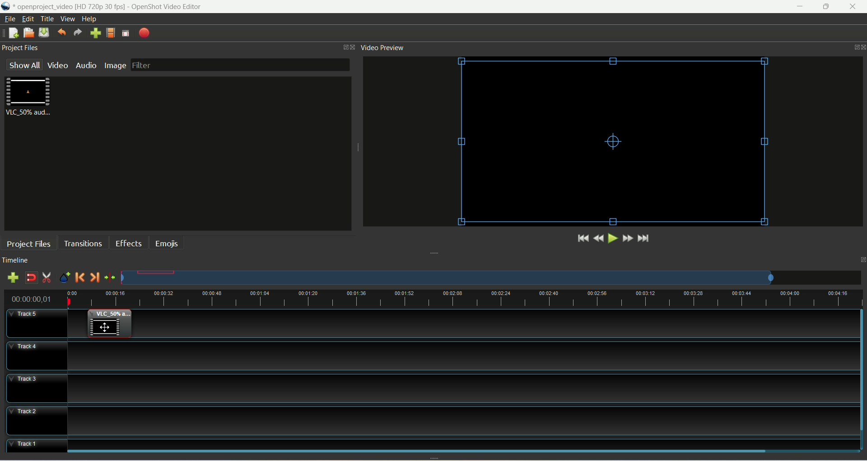  I want to click on play, so click(612, 238).